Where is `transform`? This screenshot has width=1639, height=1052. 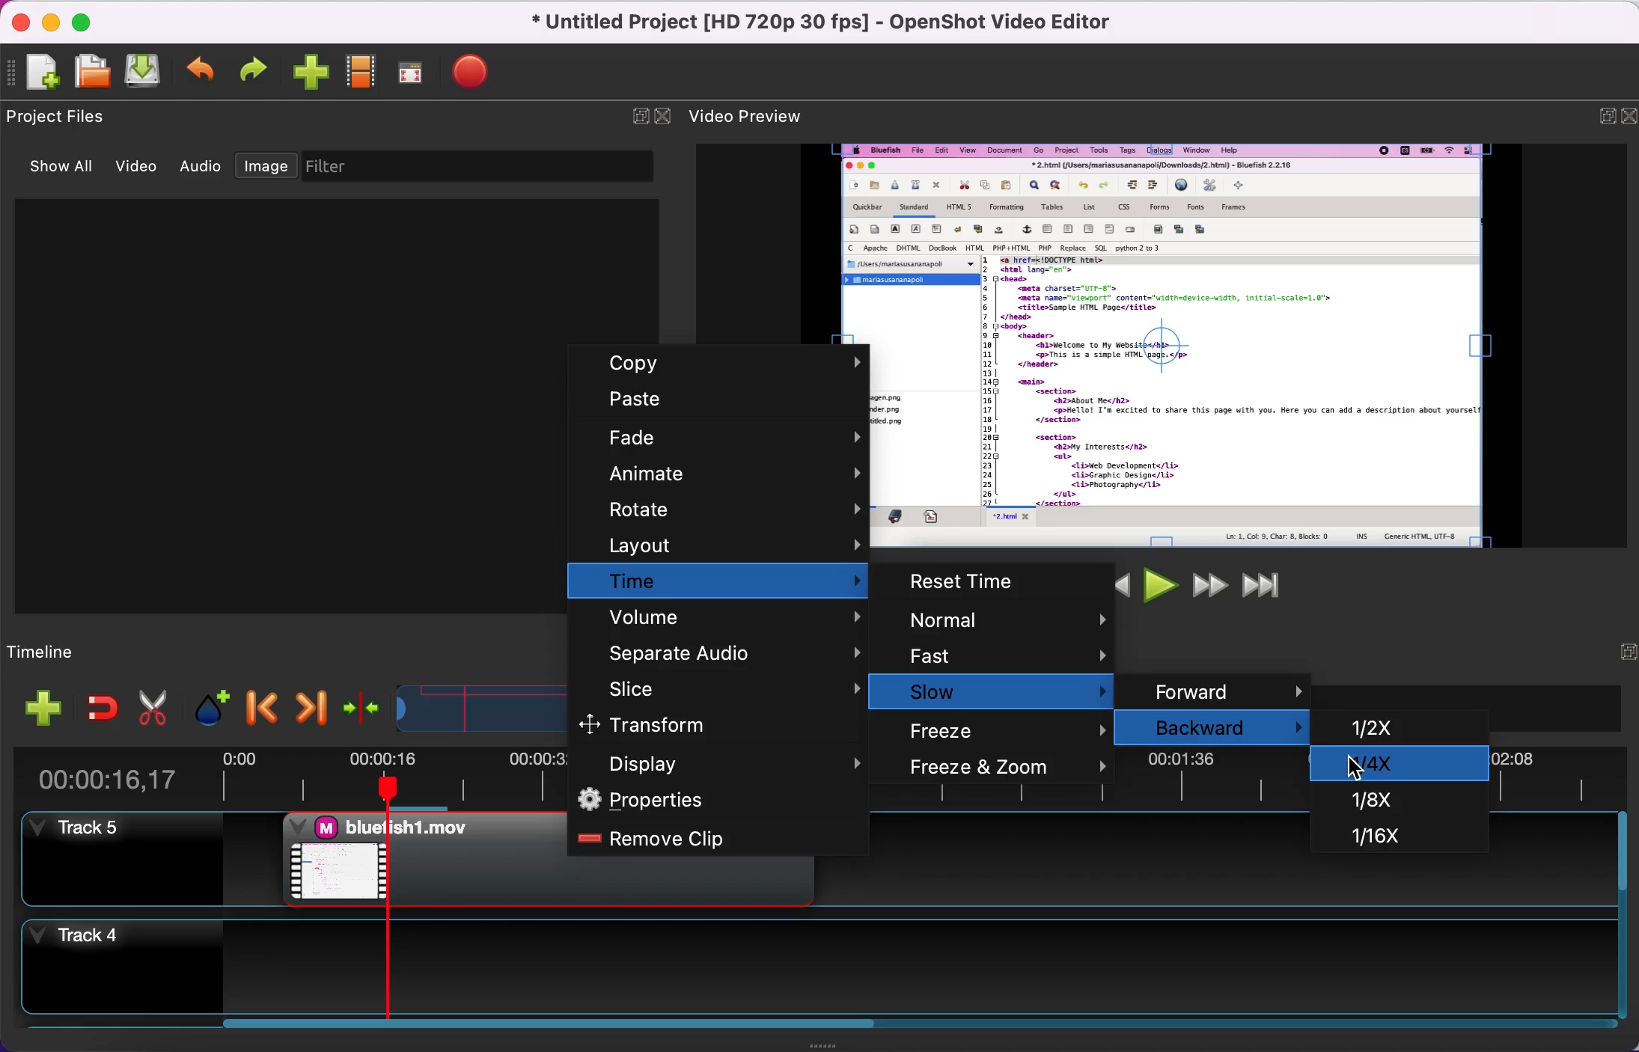
transform is located at coordinates (703, 724).